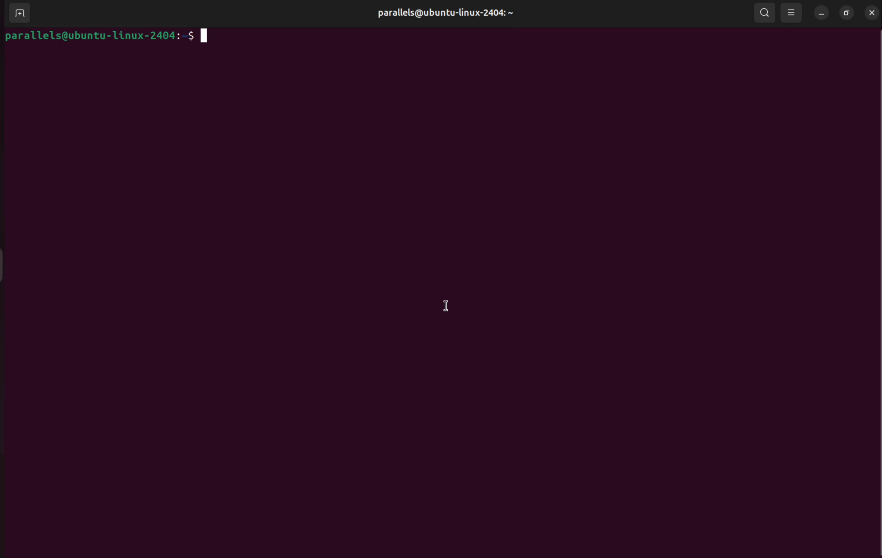 This screenshot has height=558, width=882. Describe the element at coordinates (449, 307) in the screenshot. I see `cursor` at that location.